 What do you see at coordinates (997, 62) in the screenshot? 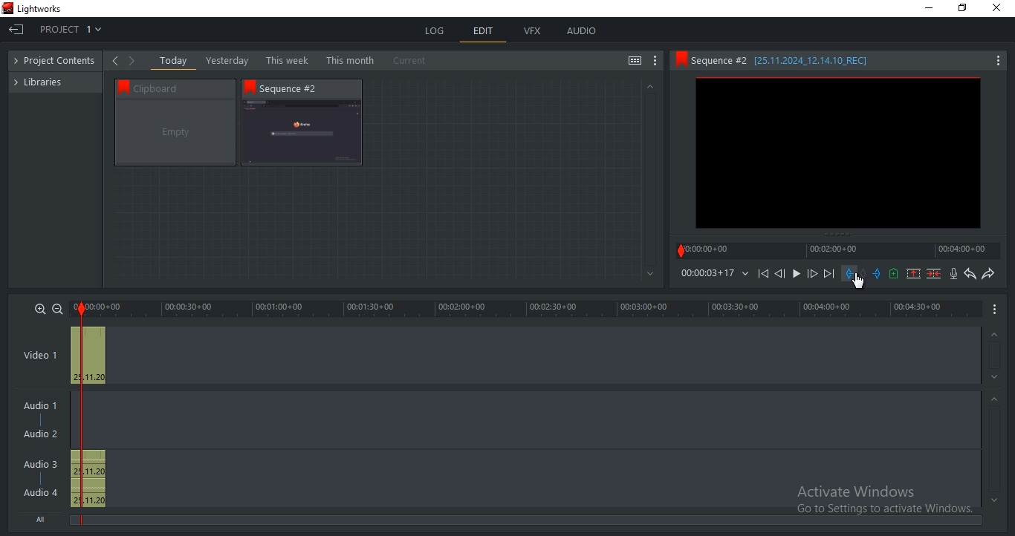
I see `Show settings menu` at bounding box center [997, 62].